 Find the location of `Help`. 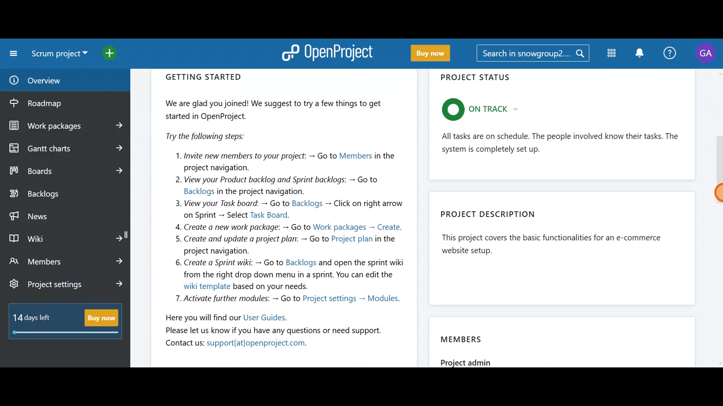

Help is located at coordinates (671, 52).